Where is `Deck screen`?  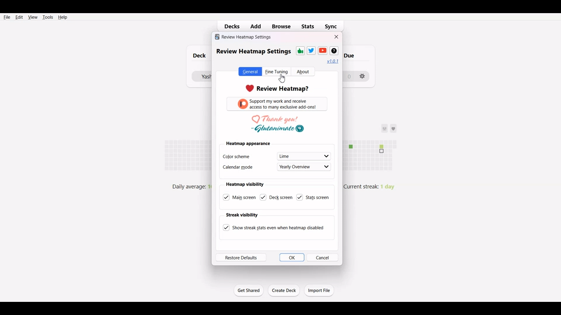
Deck screen is located at coordinates (275, 197).